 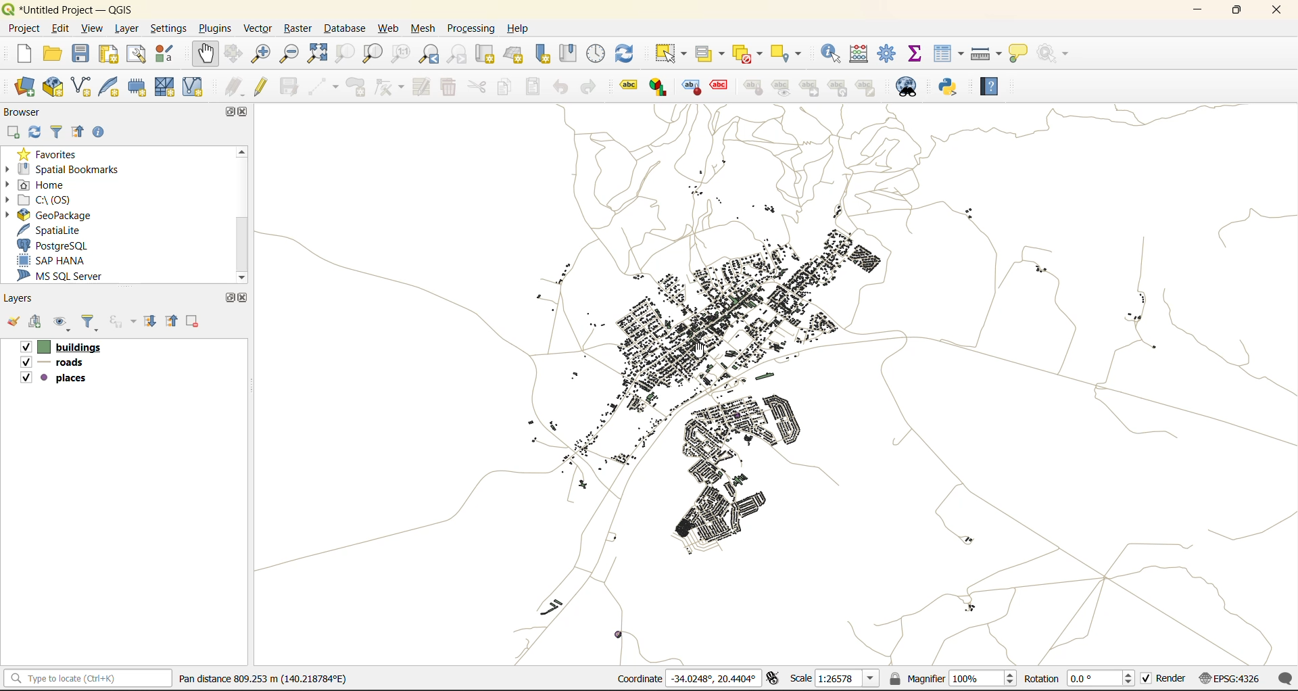 I want to click on favorites, so click(x=51, y=153).